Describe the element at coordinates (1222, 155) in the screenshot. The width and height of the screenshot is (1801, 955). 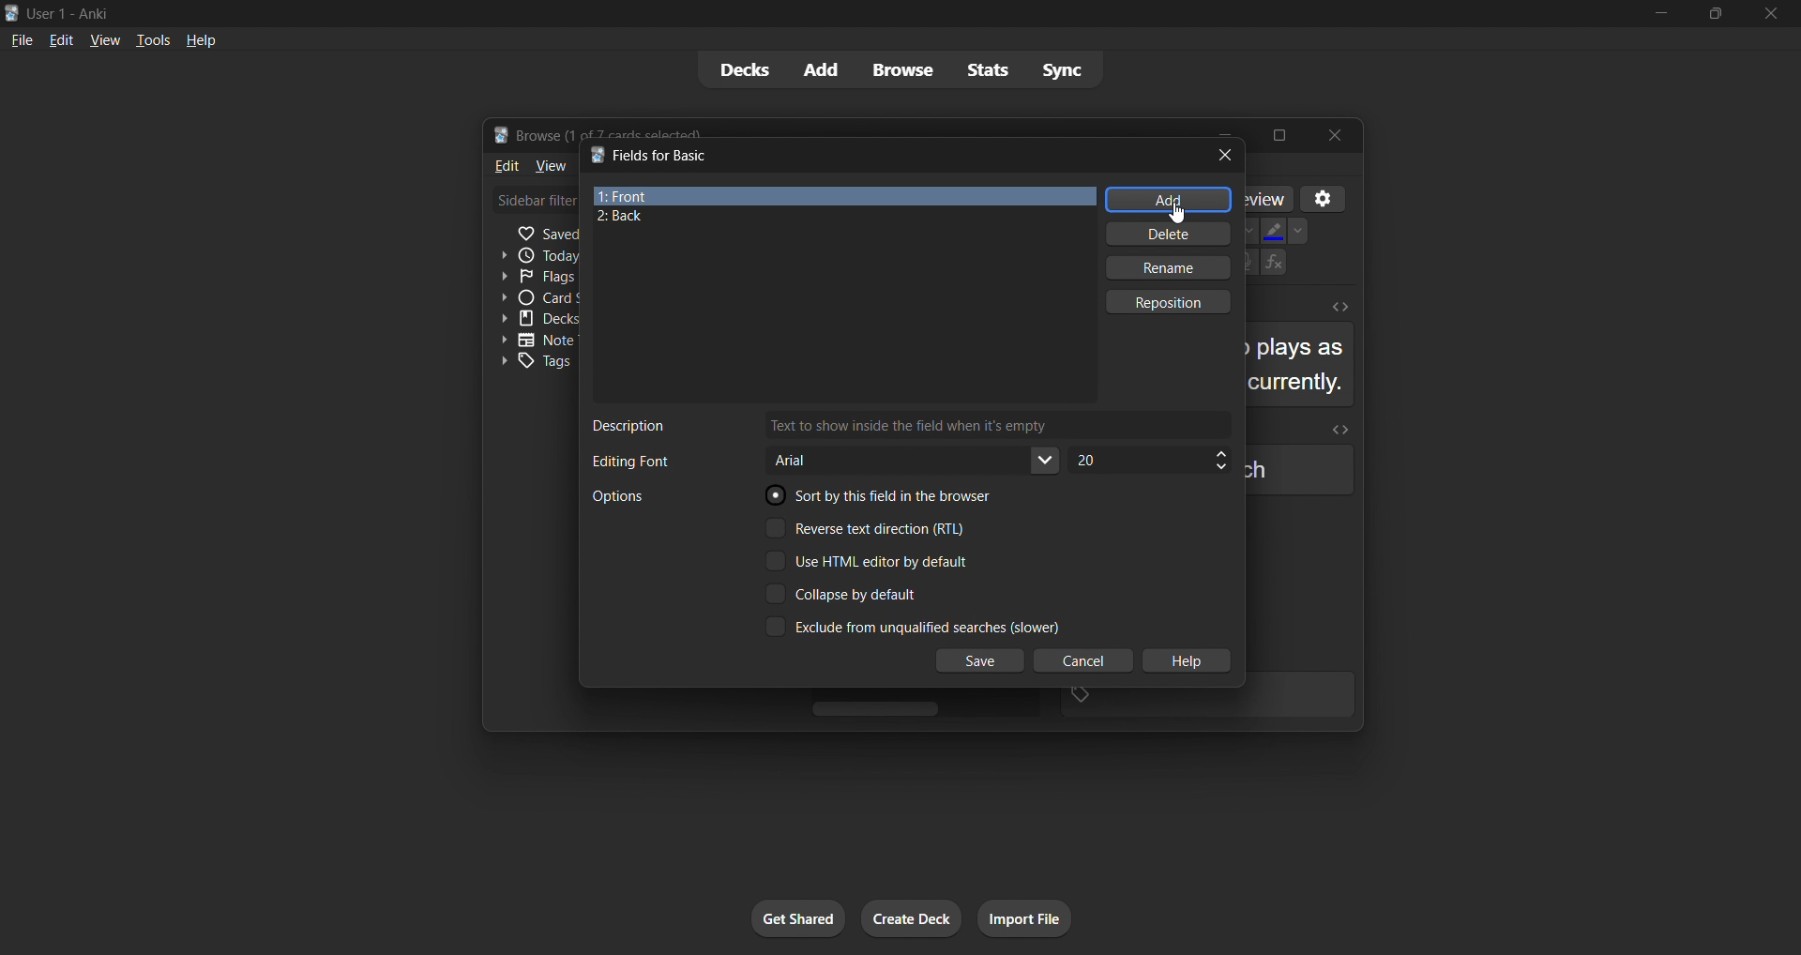
I see `close` at that location.